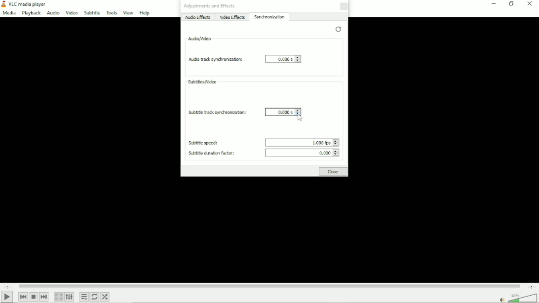 The height and width of the screenshot is (303, 539). What do you see at coordinates (334, 172) in the screenshot?
I see `Close` at bounding box center [334, 172].